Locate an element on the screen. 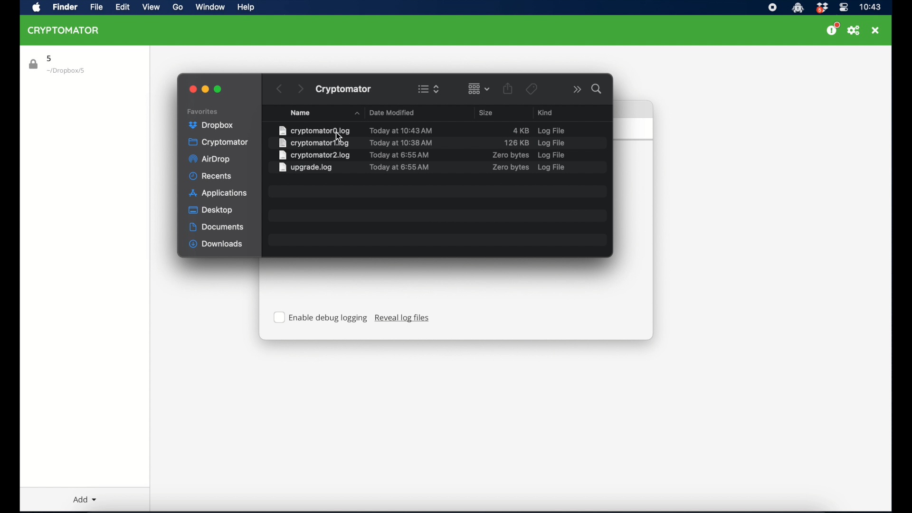 Image resolution: width=912 pixels, height=513 pixels. cryptomator is located at coordinates (345, 89).